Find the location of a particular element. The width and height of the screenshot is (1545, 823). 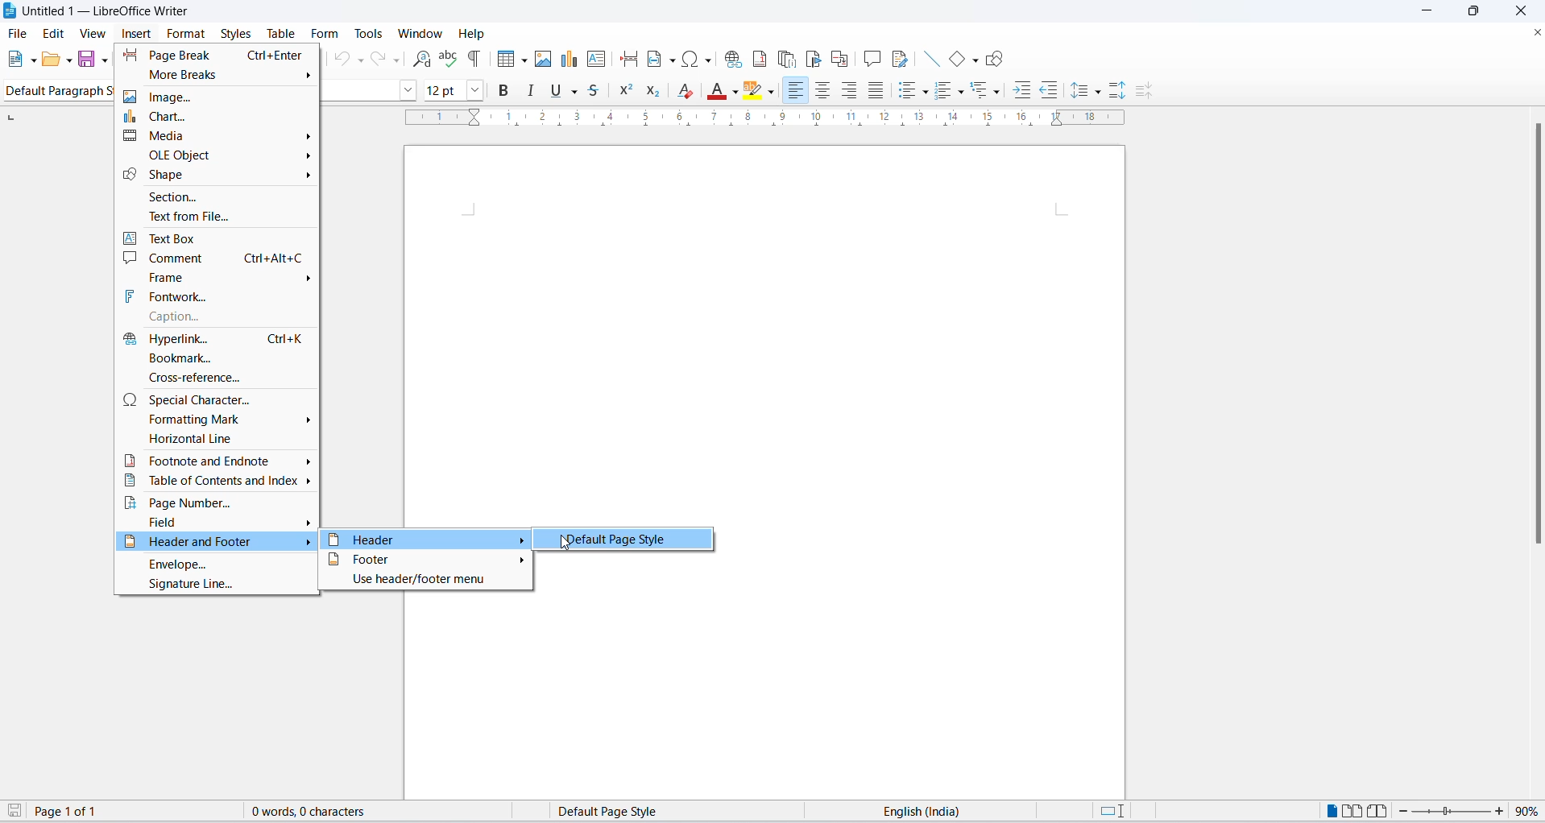

window is located at coordinates (416, 34).